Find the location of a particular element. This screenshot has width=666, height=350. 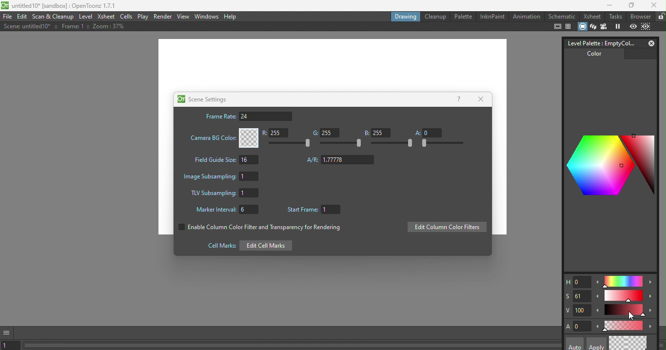

Apply is located at coordinates (595, 344).